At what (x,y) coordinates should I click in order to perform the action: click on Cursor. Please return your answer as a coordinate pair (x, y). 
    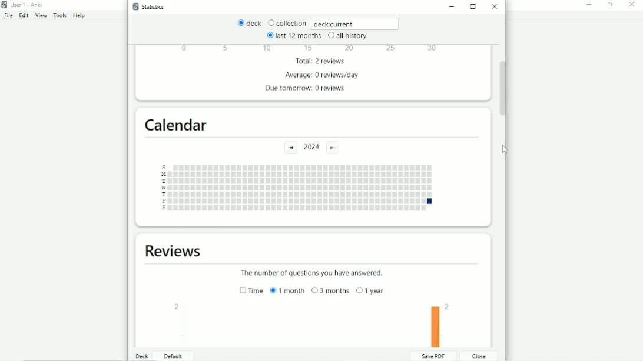
    Looking at the image, I should click on (503, 150).